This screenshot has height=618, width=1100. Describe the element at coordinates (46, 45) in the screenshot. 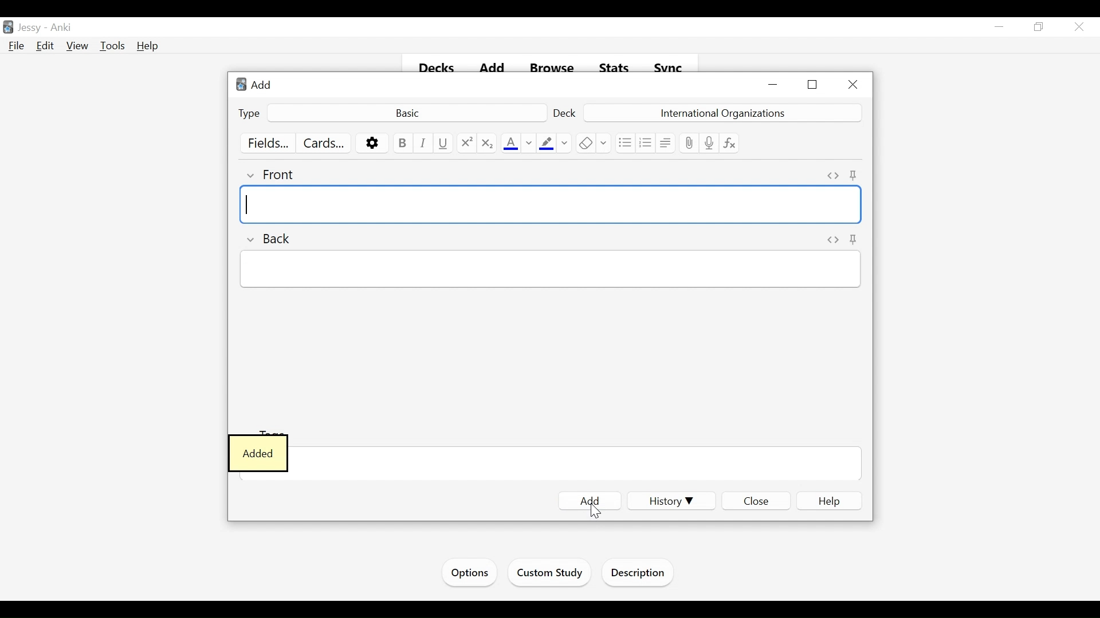

I see `Edit` at that location.